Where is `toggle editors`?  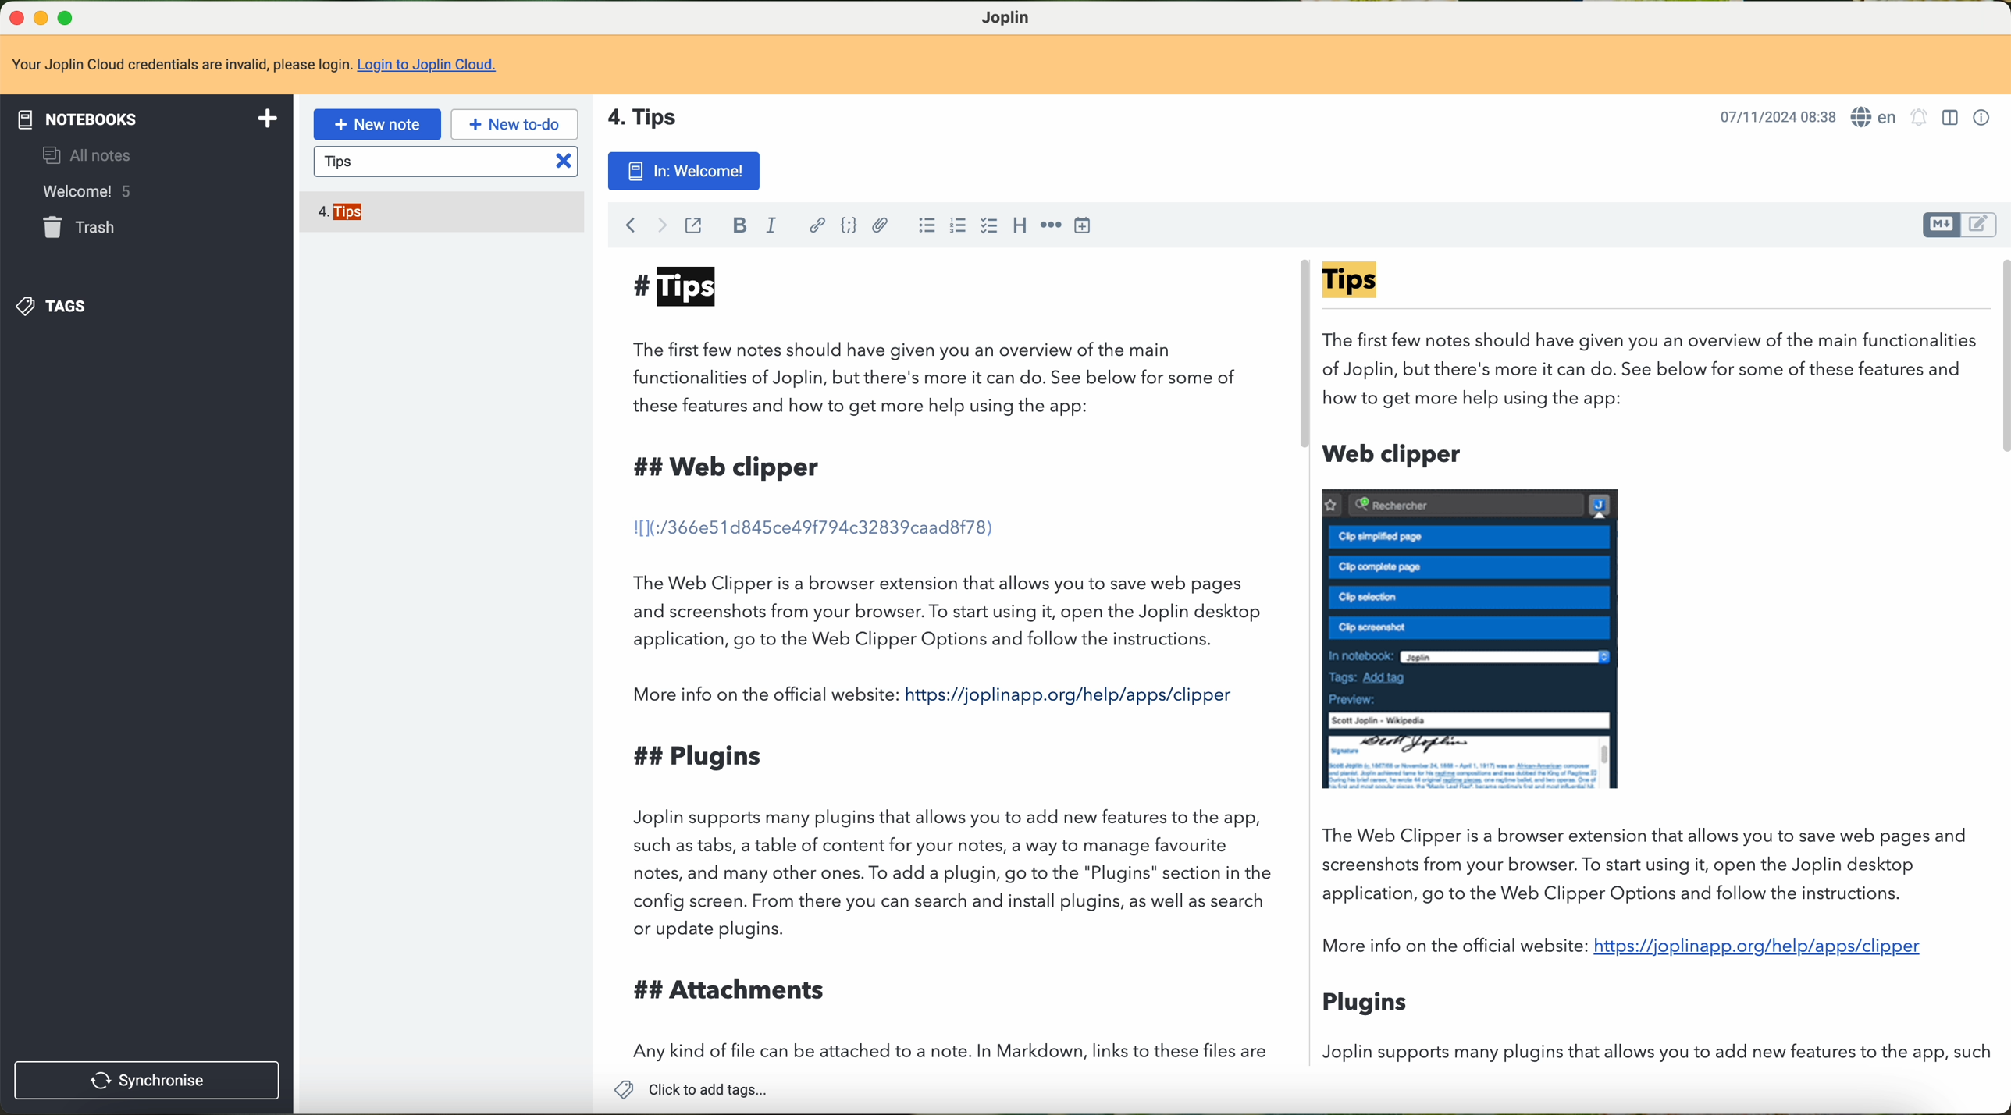 toggle editors is located at coordinates (1986, 223).